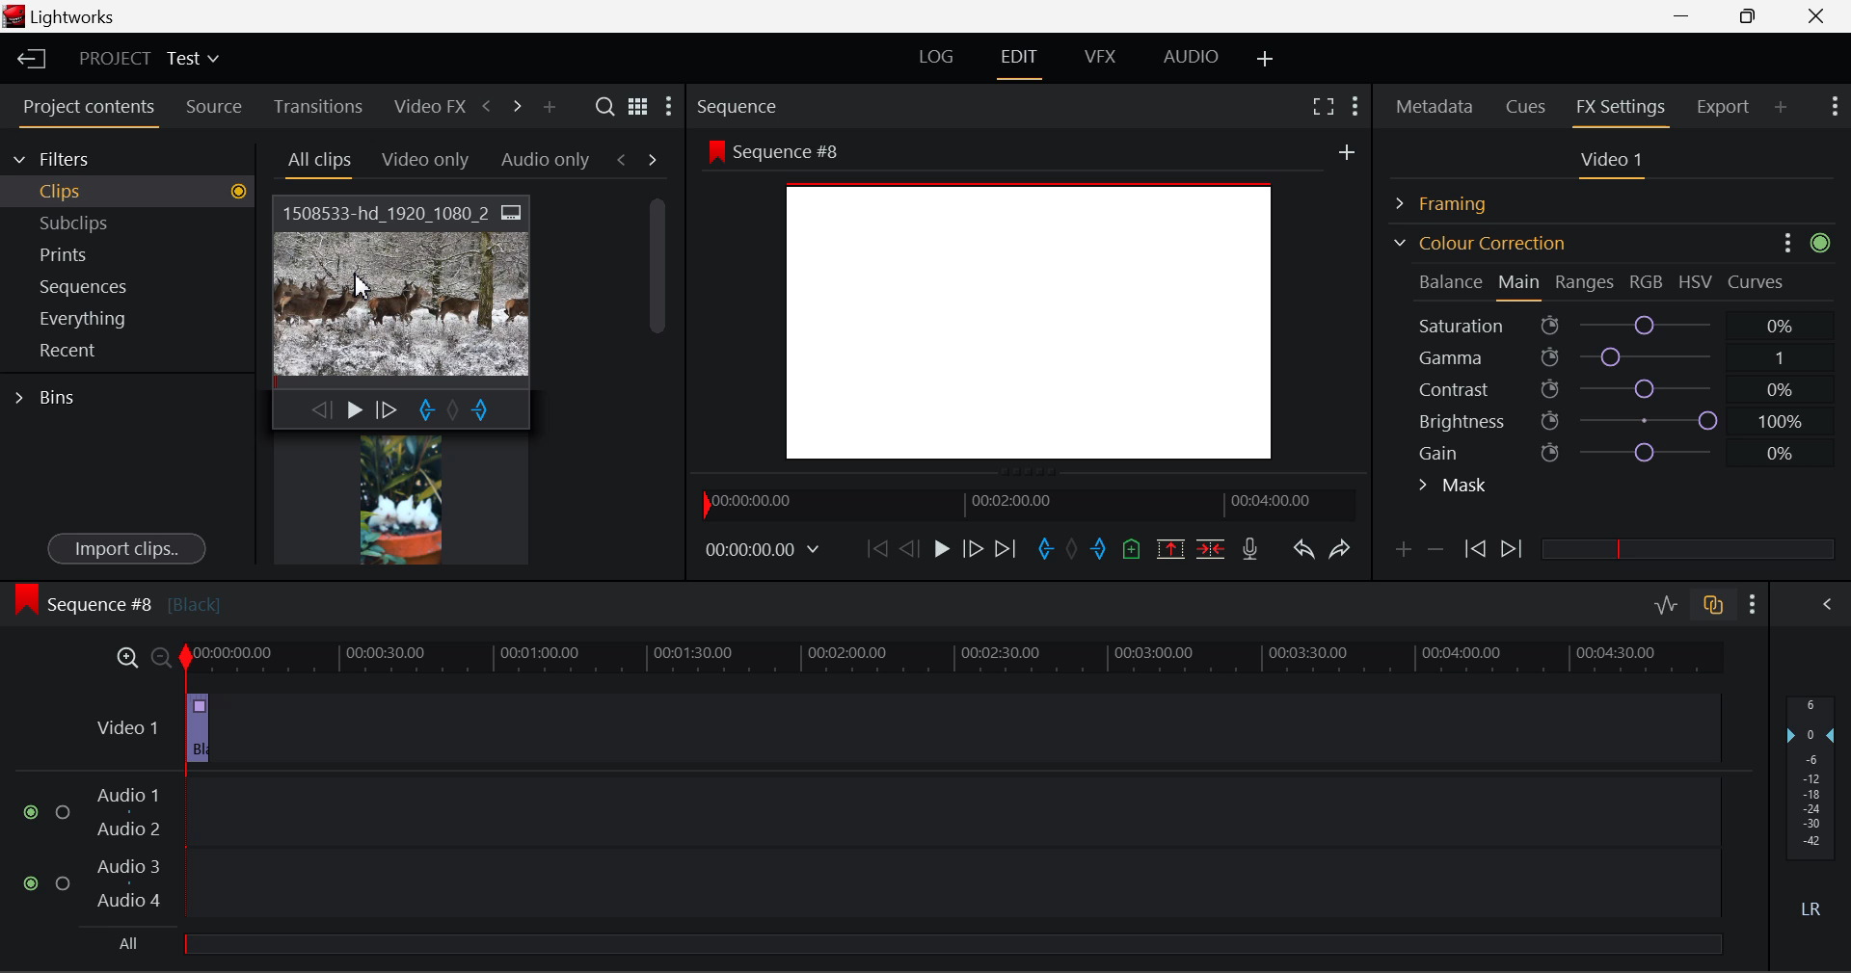  Describe the element at coordinates (1609, 322) in the screenshot. I see `Saturation` at that location.